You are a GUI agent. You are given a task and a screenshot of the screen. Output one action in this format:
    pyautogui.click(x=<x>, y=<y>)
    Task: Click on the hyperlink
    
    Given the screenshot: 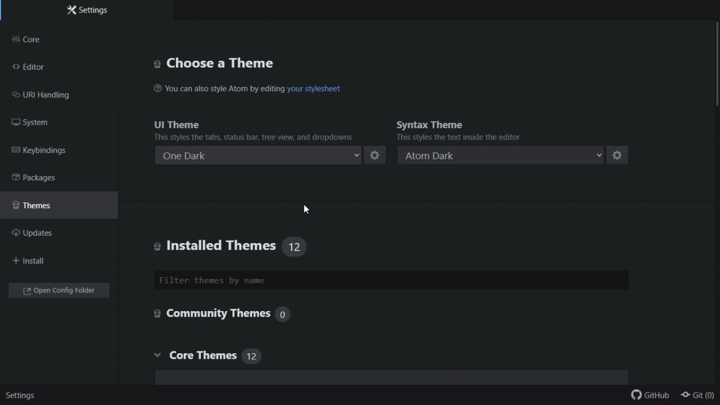 What is the action you would take?
    pyautogui.click(x=317, y=89)
    